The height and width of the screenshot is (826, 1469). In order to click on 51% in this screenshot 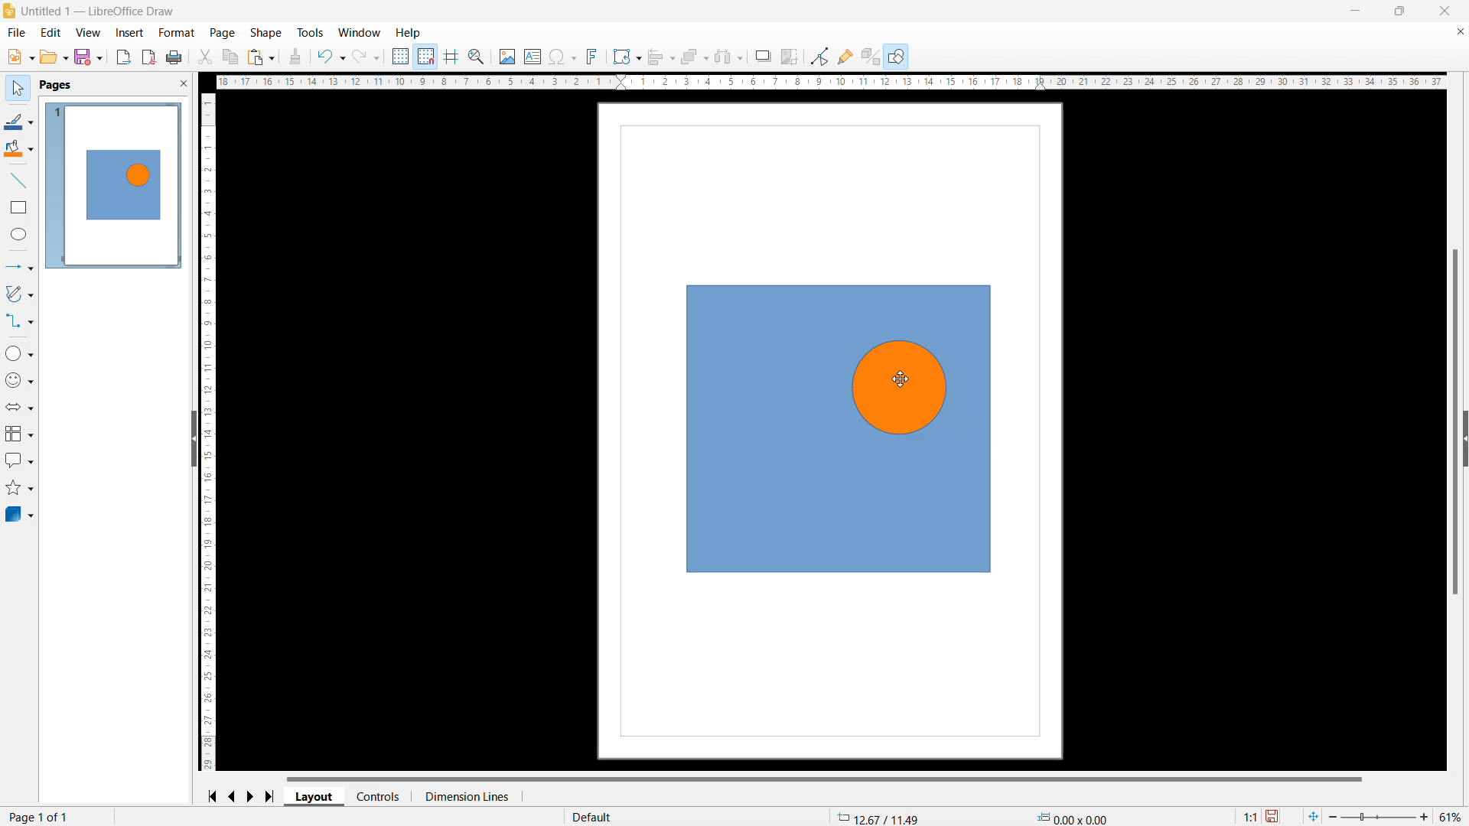, I will do `click(1450, 815)`.